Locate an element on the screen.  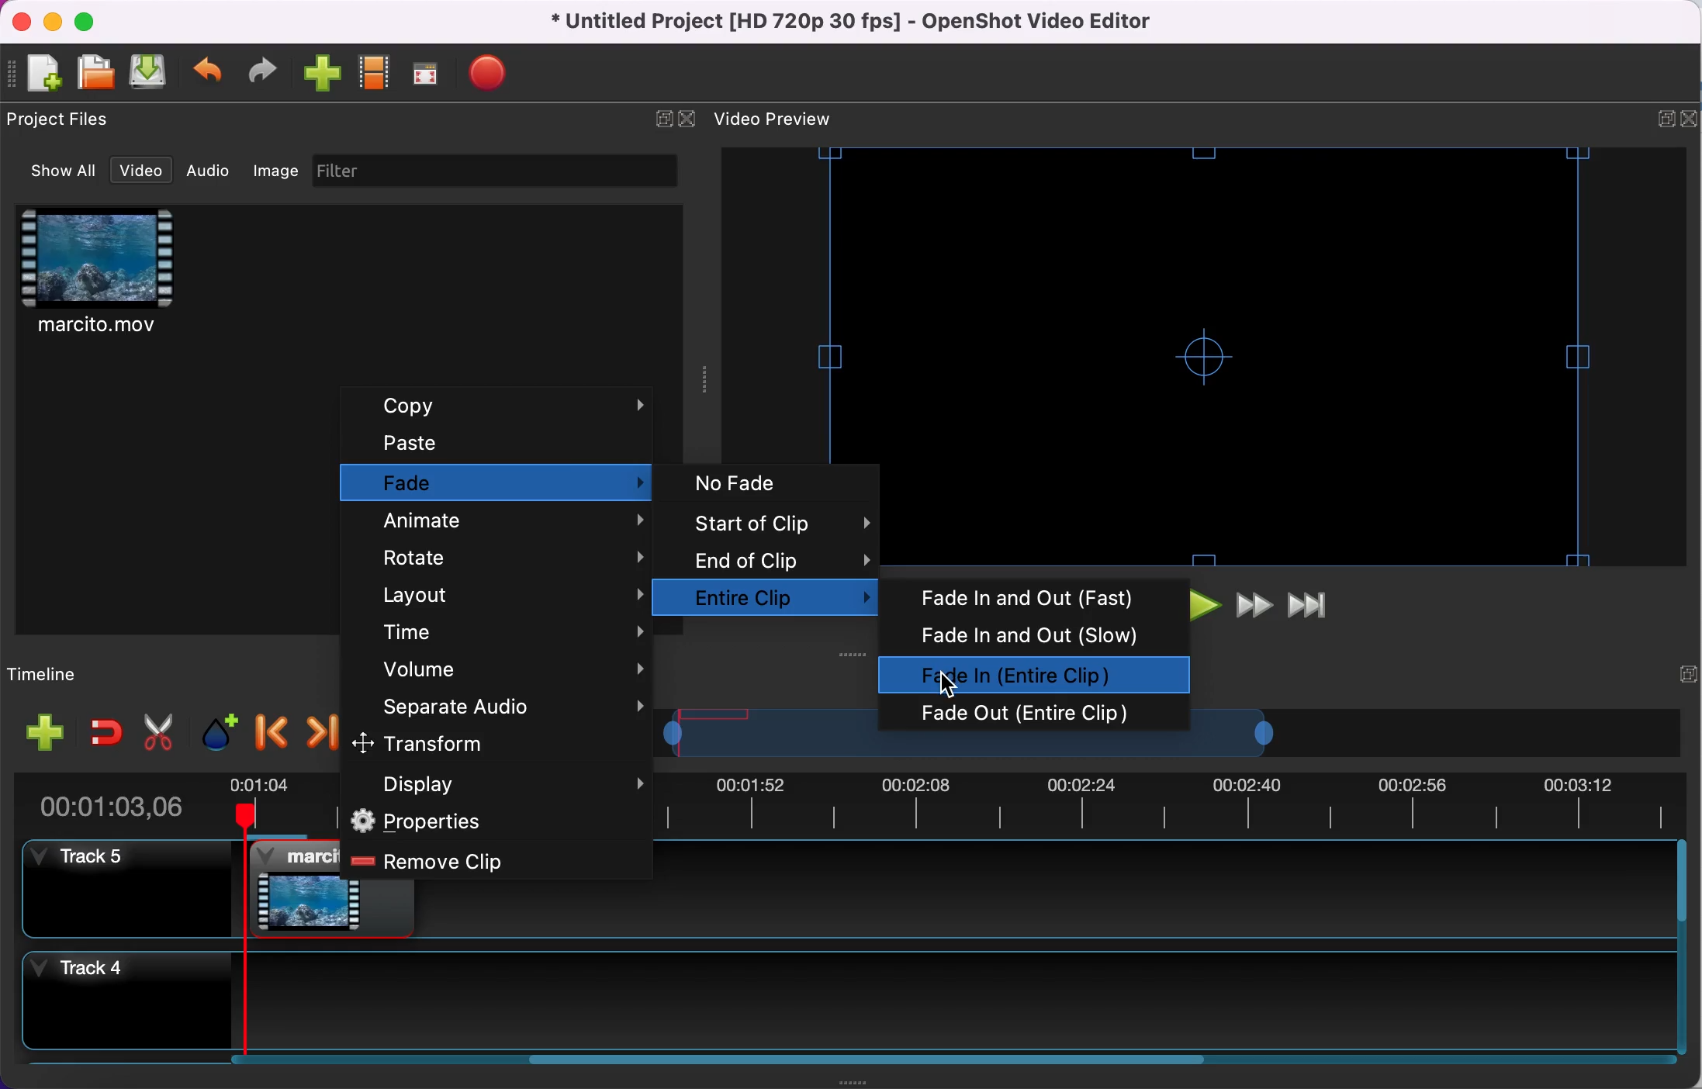
undo is located at coordinates (204, 71).